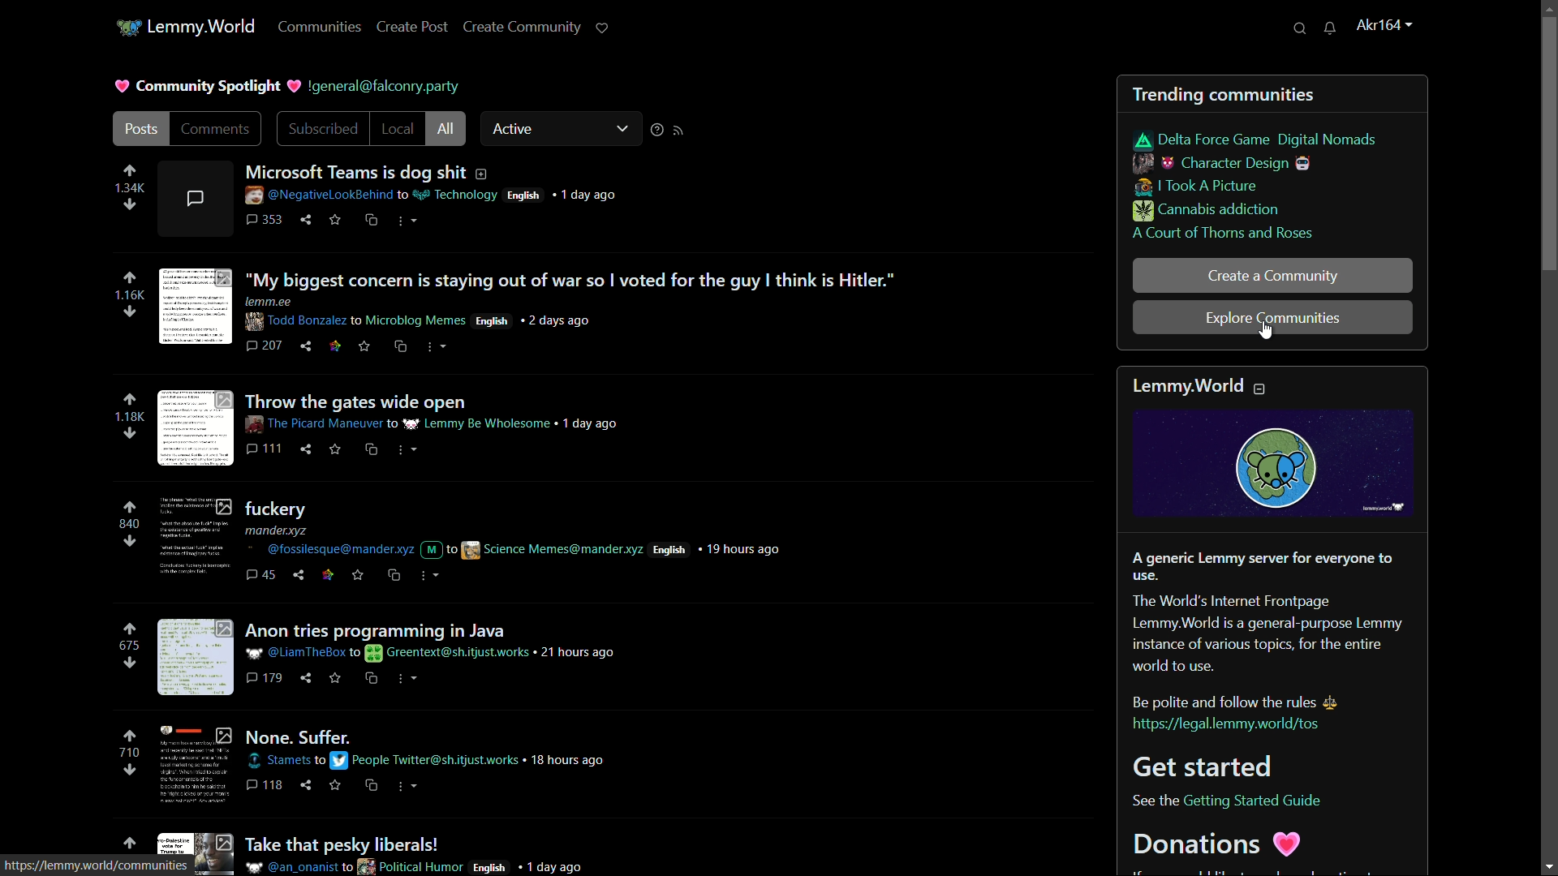  I want to click on upvote, so click(131, 736).